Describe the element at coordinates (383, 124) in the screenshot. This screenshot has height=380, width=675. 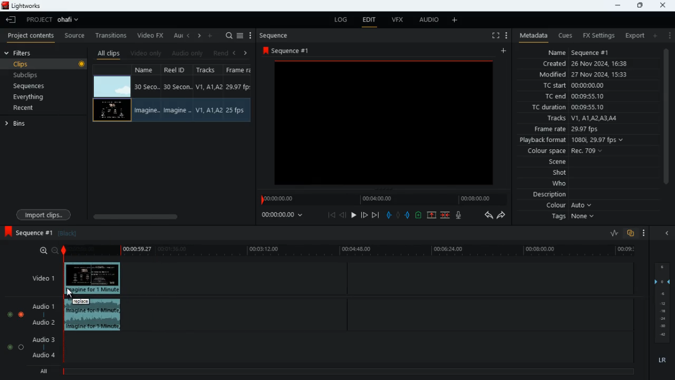
I see `videos` at that location.